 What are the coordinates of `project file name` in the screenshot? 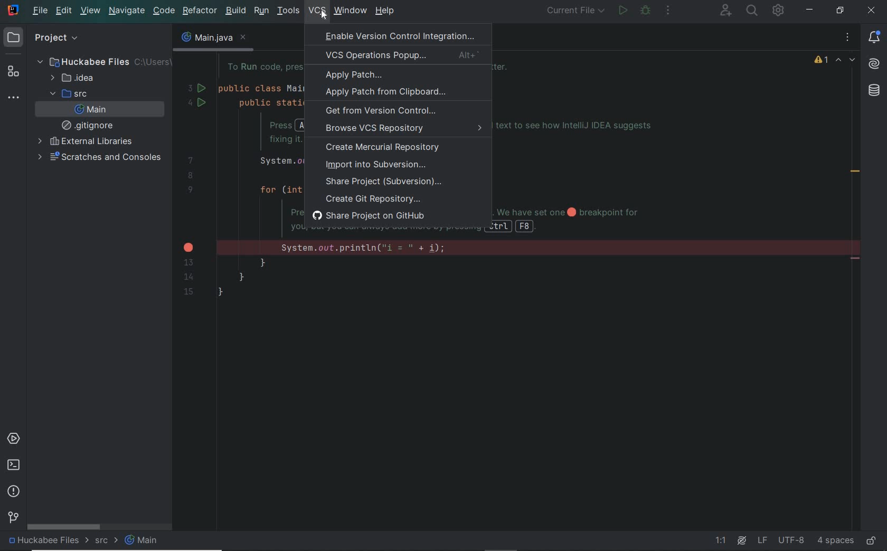 It's located at (44, 543).